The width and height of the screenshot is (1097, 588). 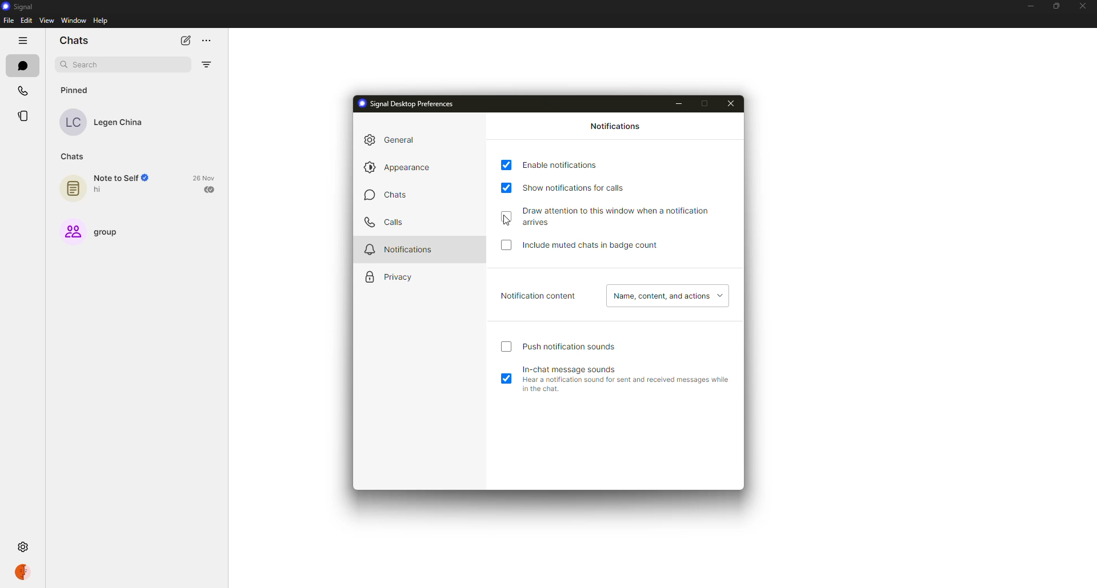 What do you see at coordinates (387, 196) in the screenshot?
I see `chats` at bounding box center [387, 196].